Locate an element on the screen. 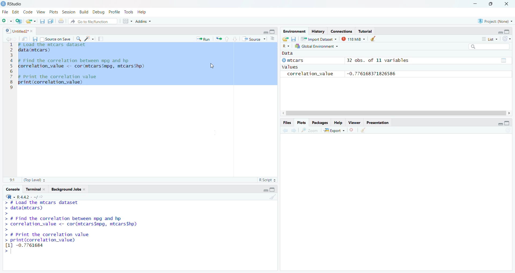 The width and height of the screenshot is (515, 273). Go back to the previous source location (Ctrl + F9) is located at coordinates (284, 130).